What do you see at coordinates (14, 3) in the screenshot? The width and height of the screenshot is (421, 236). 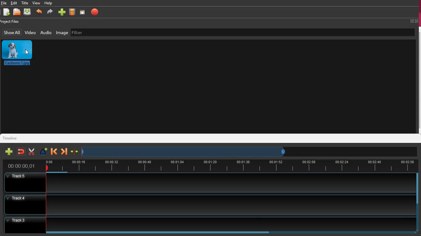 I see `edit` at bounding box center [14, 3].